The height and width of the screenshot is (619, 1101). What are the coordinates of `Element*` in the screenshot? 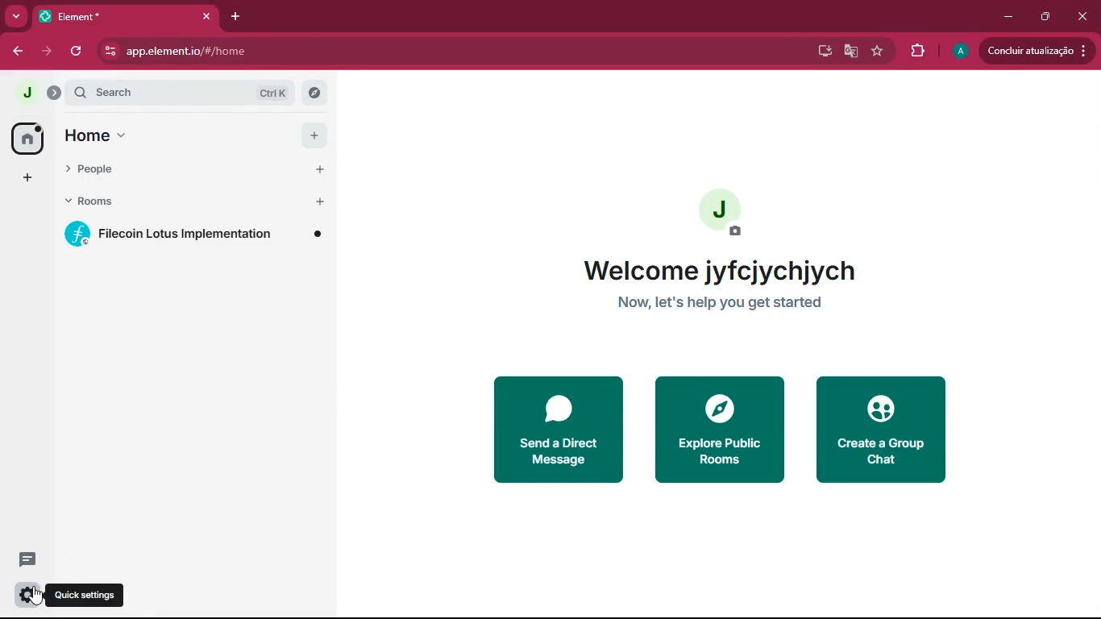 It's located at (110, 15).